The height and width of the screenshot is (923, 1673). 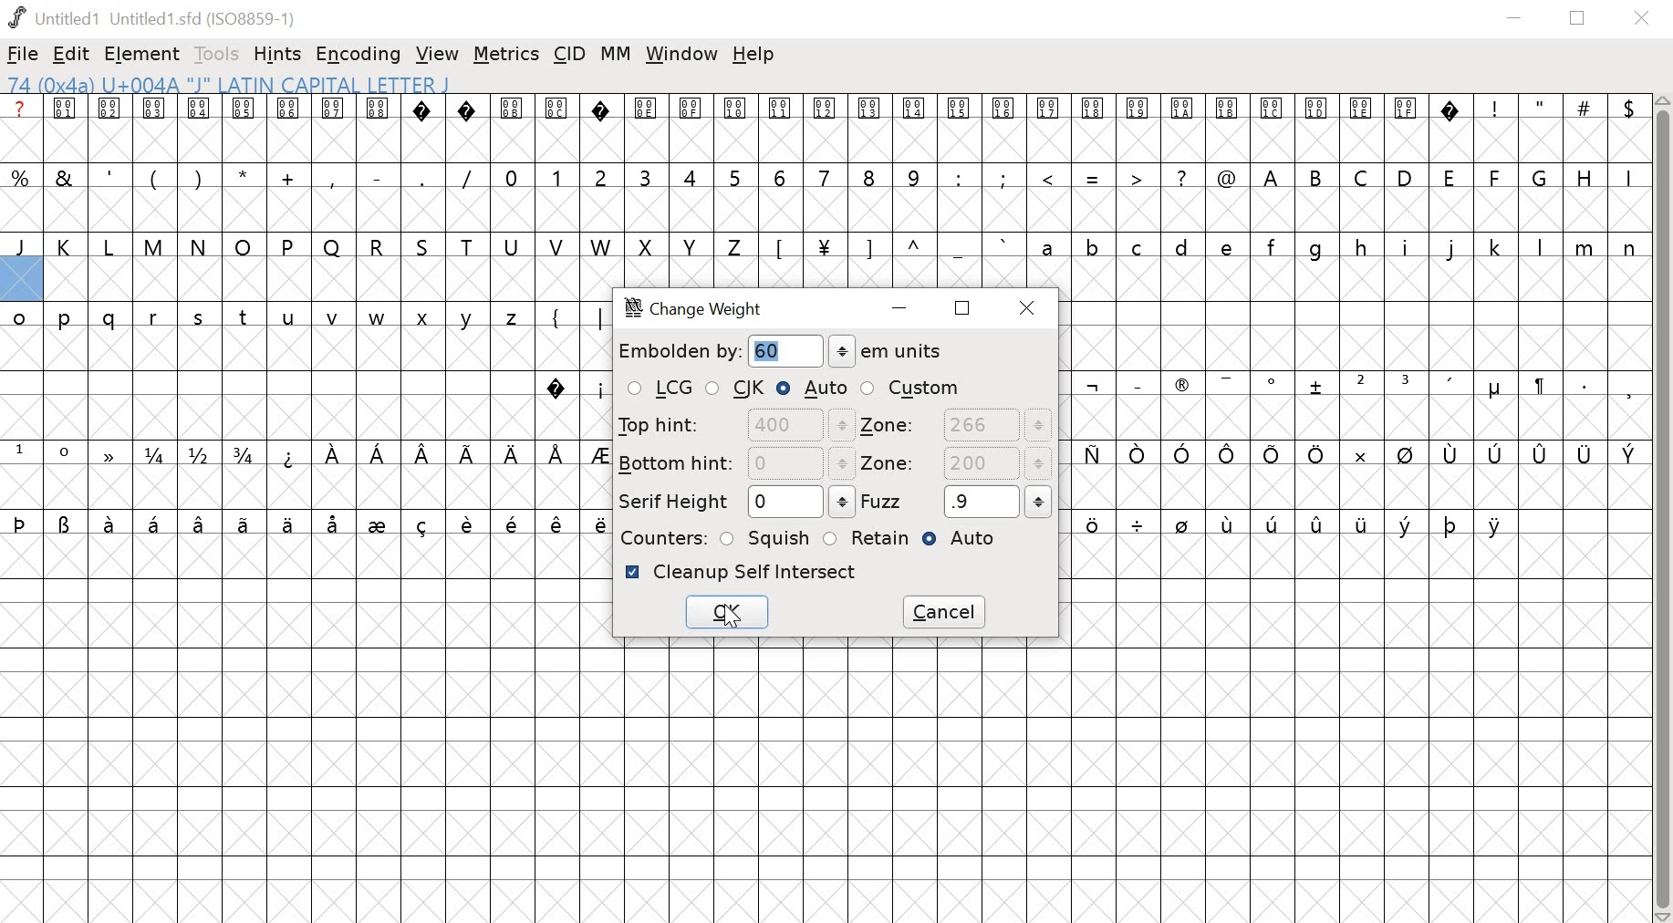 What do you see at coordinates (156, 17) in the screenshot?
I see `Untitled1 (Untitled1.sfd(ISO8859-1)` at bounding box center [156, 17].